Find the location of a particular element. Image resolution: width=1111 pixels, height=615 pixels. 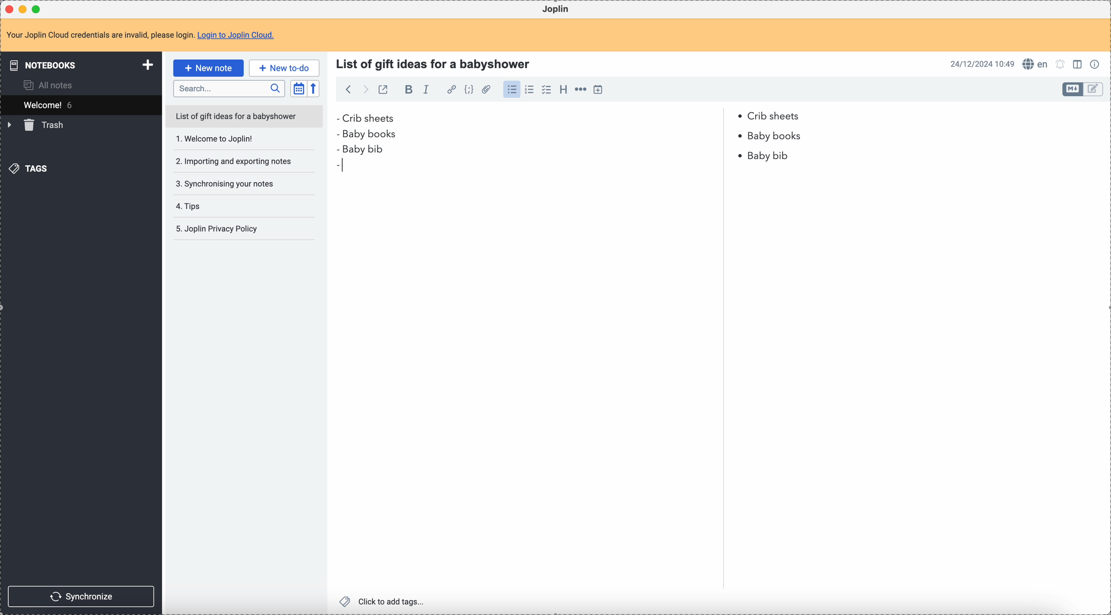

note is located at coordinates (140, 35).